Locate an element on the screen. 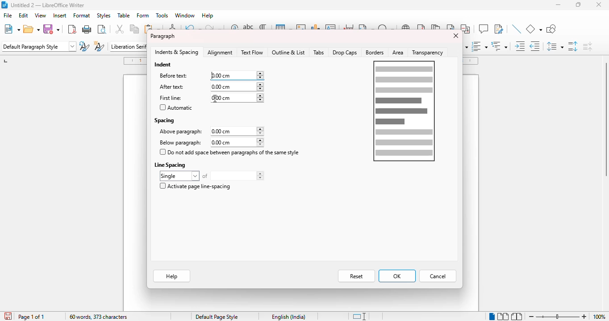  print is located at coordinates (87, 29).